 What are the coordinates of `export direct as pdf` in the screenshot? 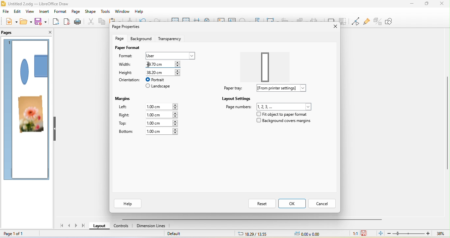 It's located at (68, 22).